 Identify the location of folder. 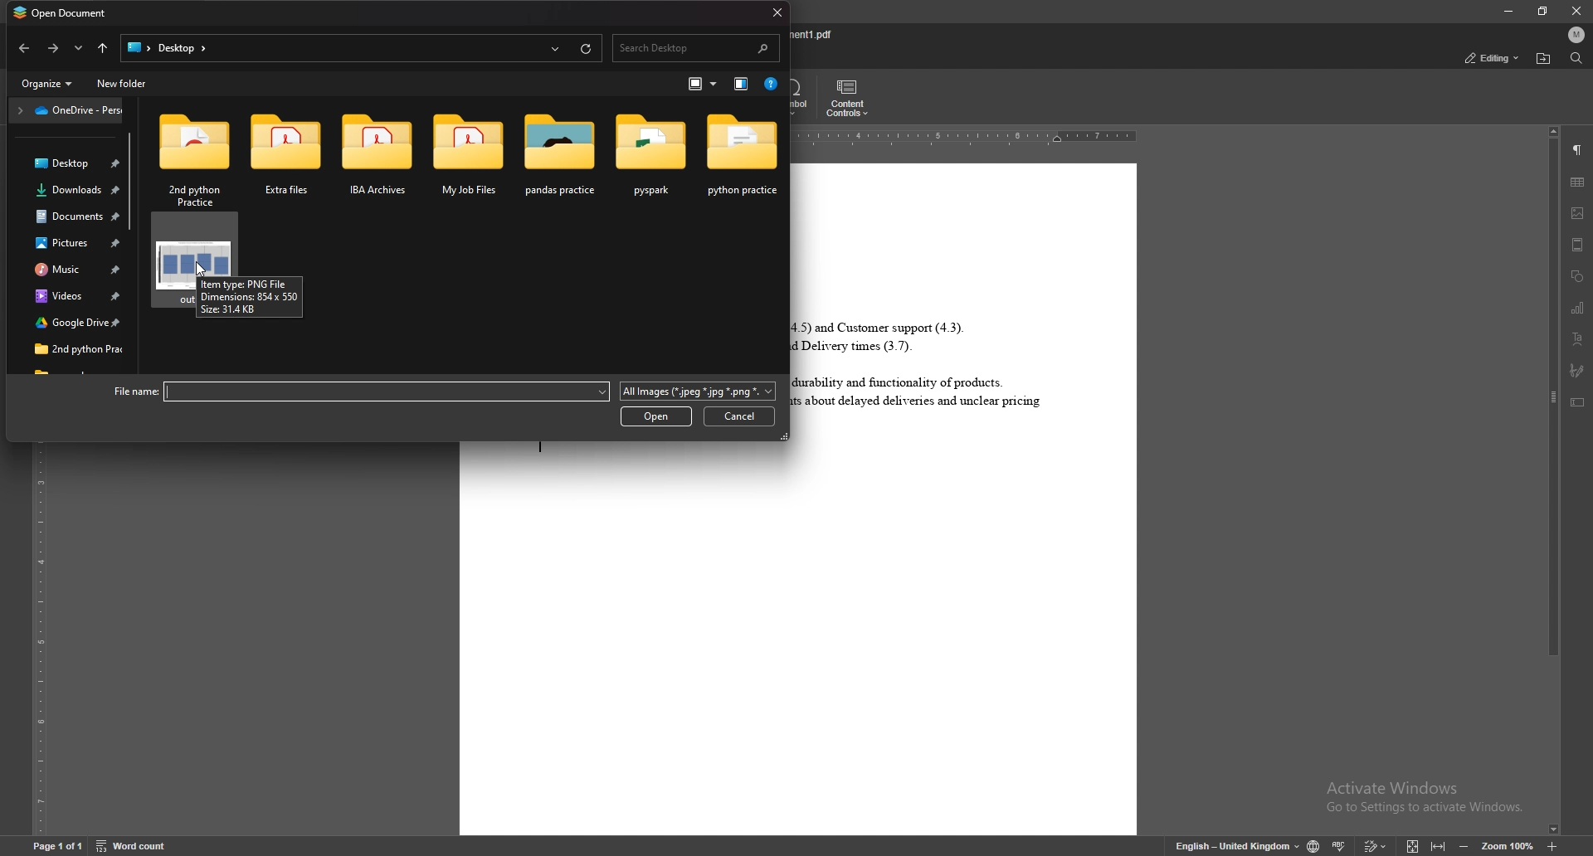
(557, 157).